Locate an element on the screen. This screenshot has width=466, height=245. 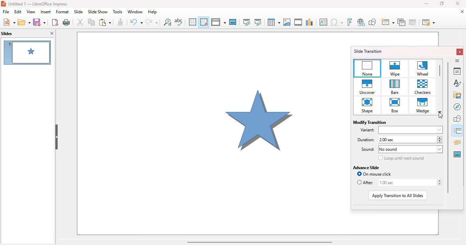
close is located at coordinates (457, 3).